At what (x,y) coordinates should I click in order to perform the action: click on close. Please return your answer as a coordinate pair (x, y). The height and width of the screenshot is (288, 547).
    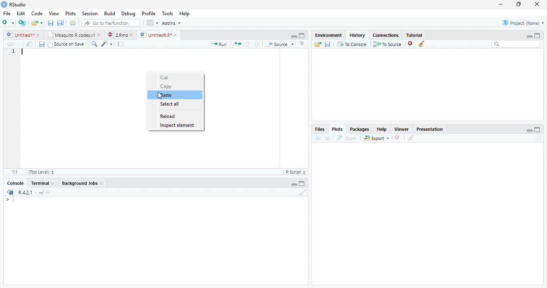
    Looking at the image, I should click on (398, 138).